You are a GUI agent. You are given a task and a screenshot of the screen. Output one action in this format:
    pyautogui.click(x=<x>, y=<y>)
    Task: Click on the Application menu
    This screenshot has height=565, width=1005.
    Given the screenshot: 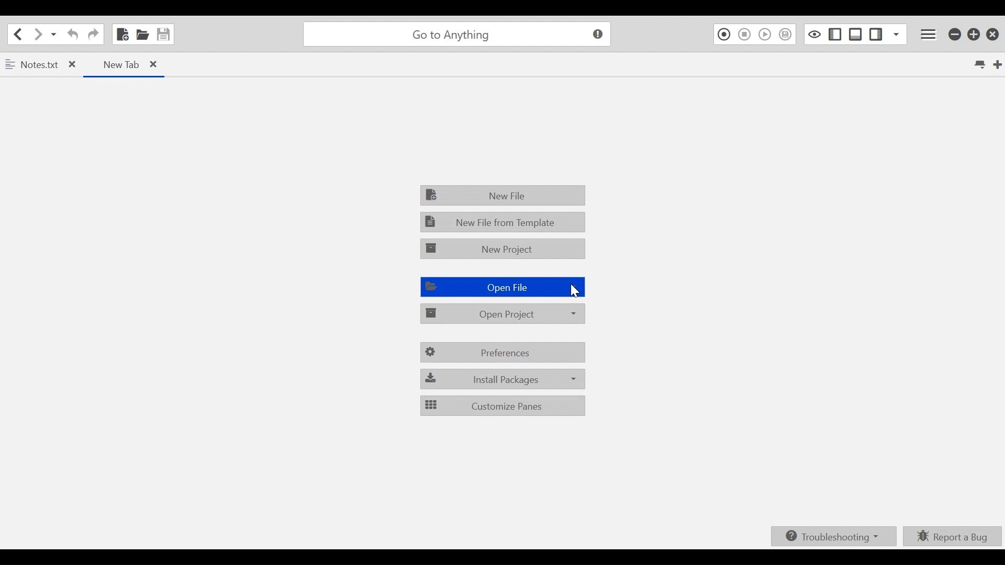 What is the action you would take?
    pyautogui.click(x=930, y=35)
    